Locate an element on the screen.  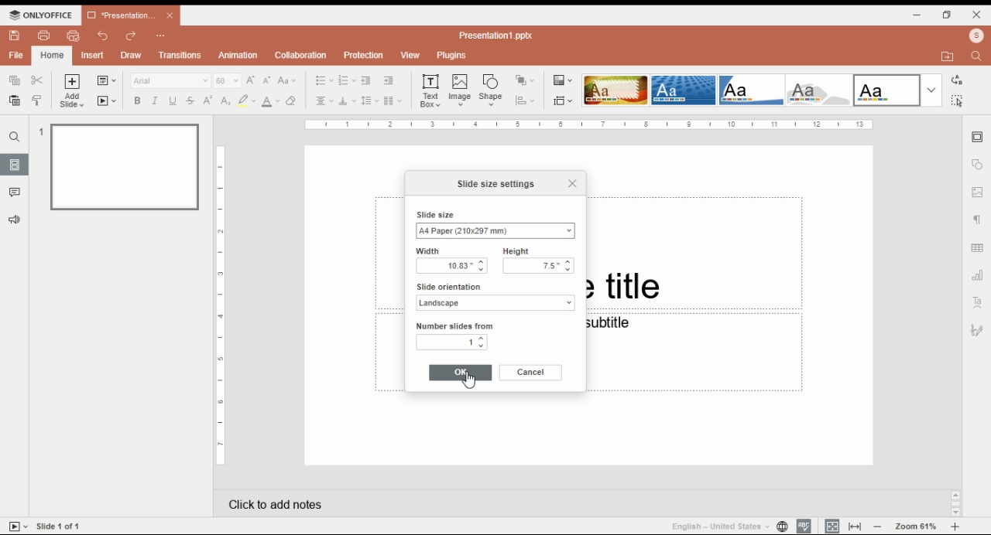
zoom out is located at coordinates (878, 526).